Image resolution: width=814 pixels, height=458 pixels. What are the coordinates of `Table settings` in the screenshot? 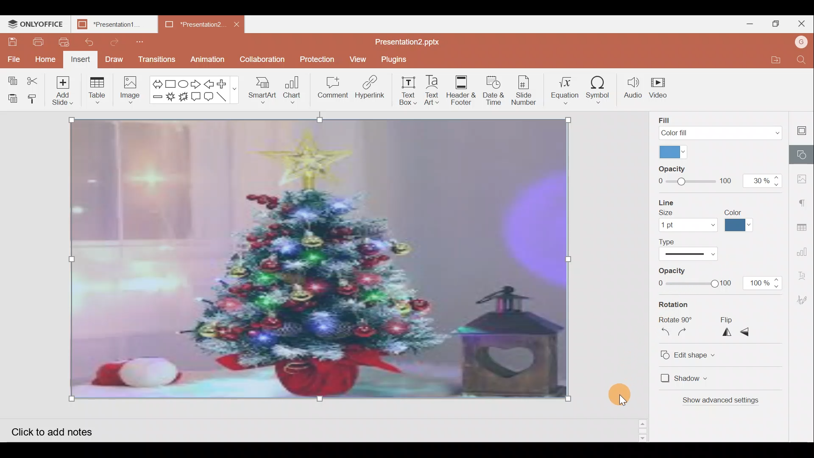 It's located at (804, 223).